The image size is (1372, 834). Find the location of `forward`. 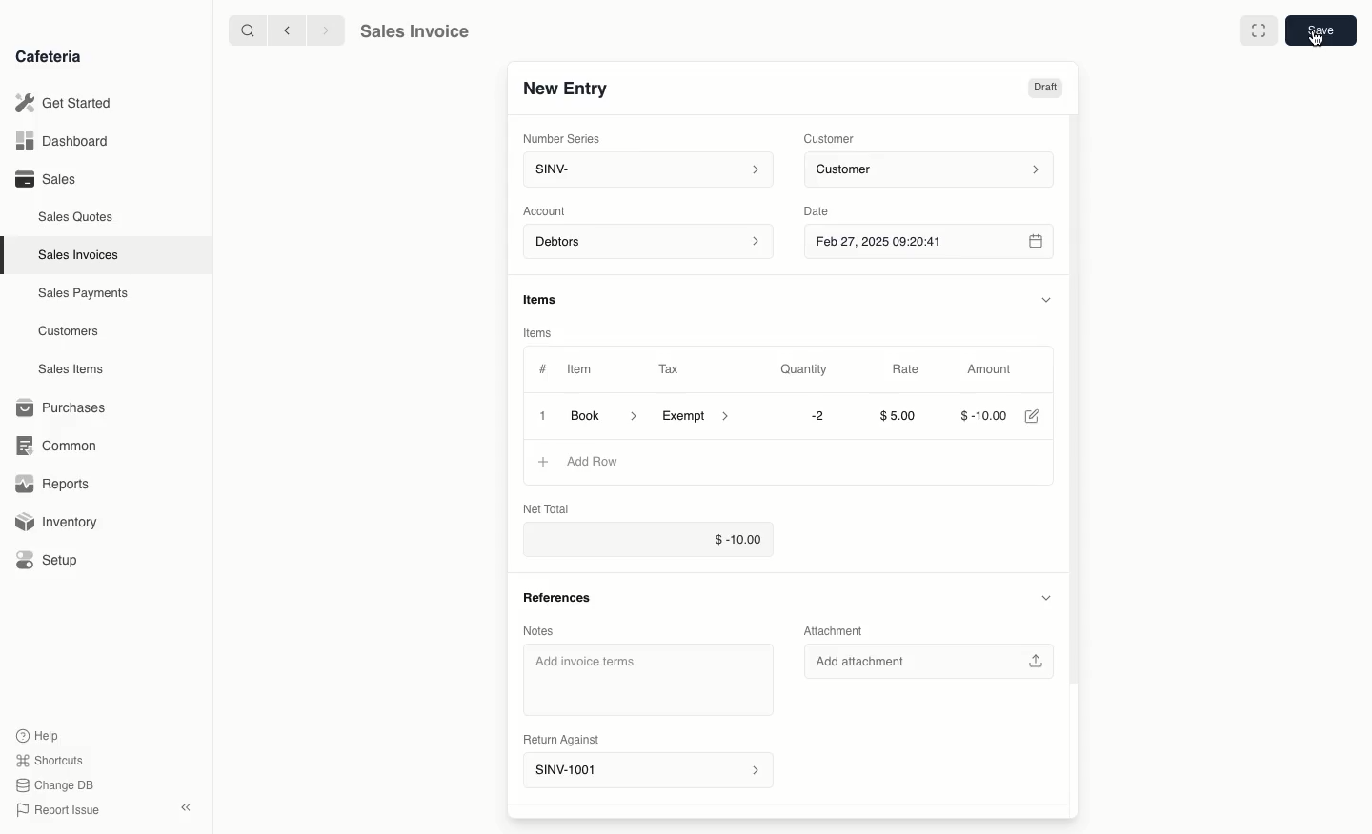

forward is located at coordinates (328, 30).